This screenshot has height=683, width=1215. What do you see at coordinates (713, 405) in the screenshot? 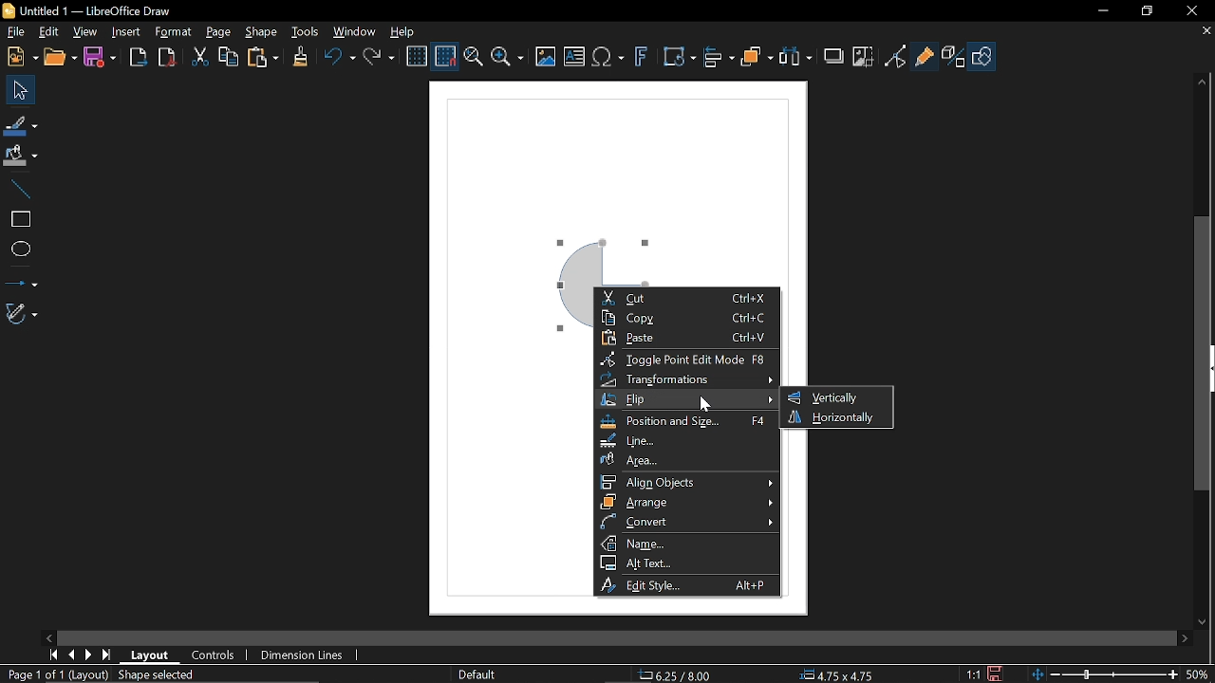
I see `cursor` at bounding box center [713, 405].